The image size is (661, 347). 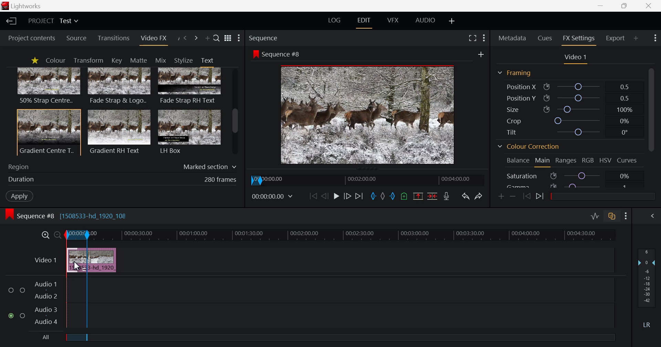 What do you see at coordinates (49, 85) in the screenshot?
I see `50% Strap centre` at bounding box center [49, 85].